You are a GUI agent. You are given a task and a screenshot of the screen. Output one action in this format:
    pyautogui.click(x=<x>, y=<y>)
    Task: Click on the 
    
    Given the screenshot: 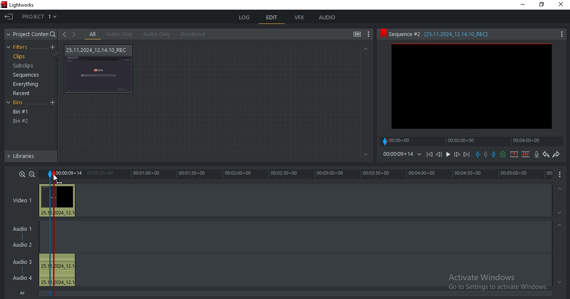 What is the action you would take?
    pyautogui.click(x=358, y=34)
    